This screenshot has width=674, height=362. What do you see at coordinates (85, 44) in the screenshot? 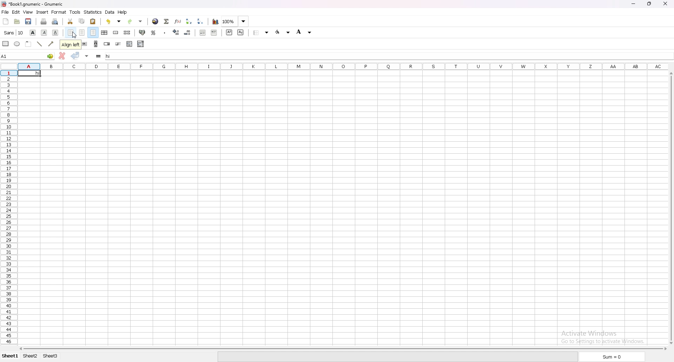
I see `button` at bounding box center [85, 44].